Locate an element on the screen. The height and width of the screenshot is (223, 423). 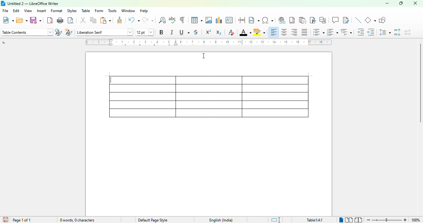
toggle unordered list is located at coordinates (319, 32).